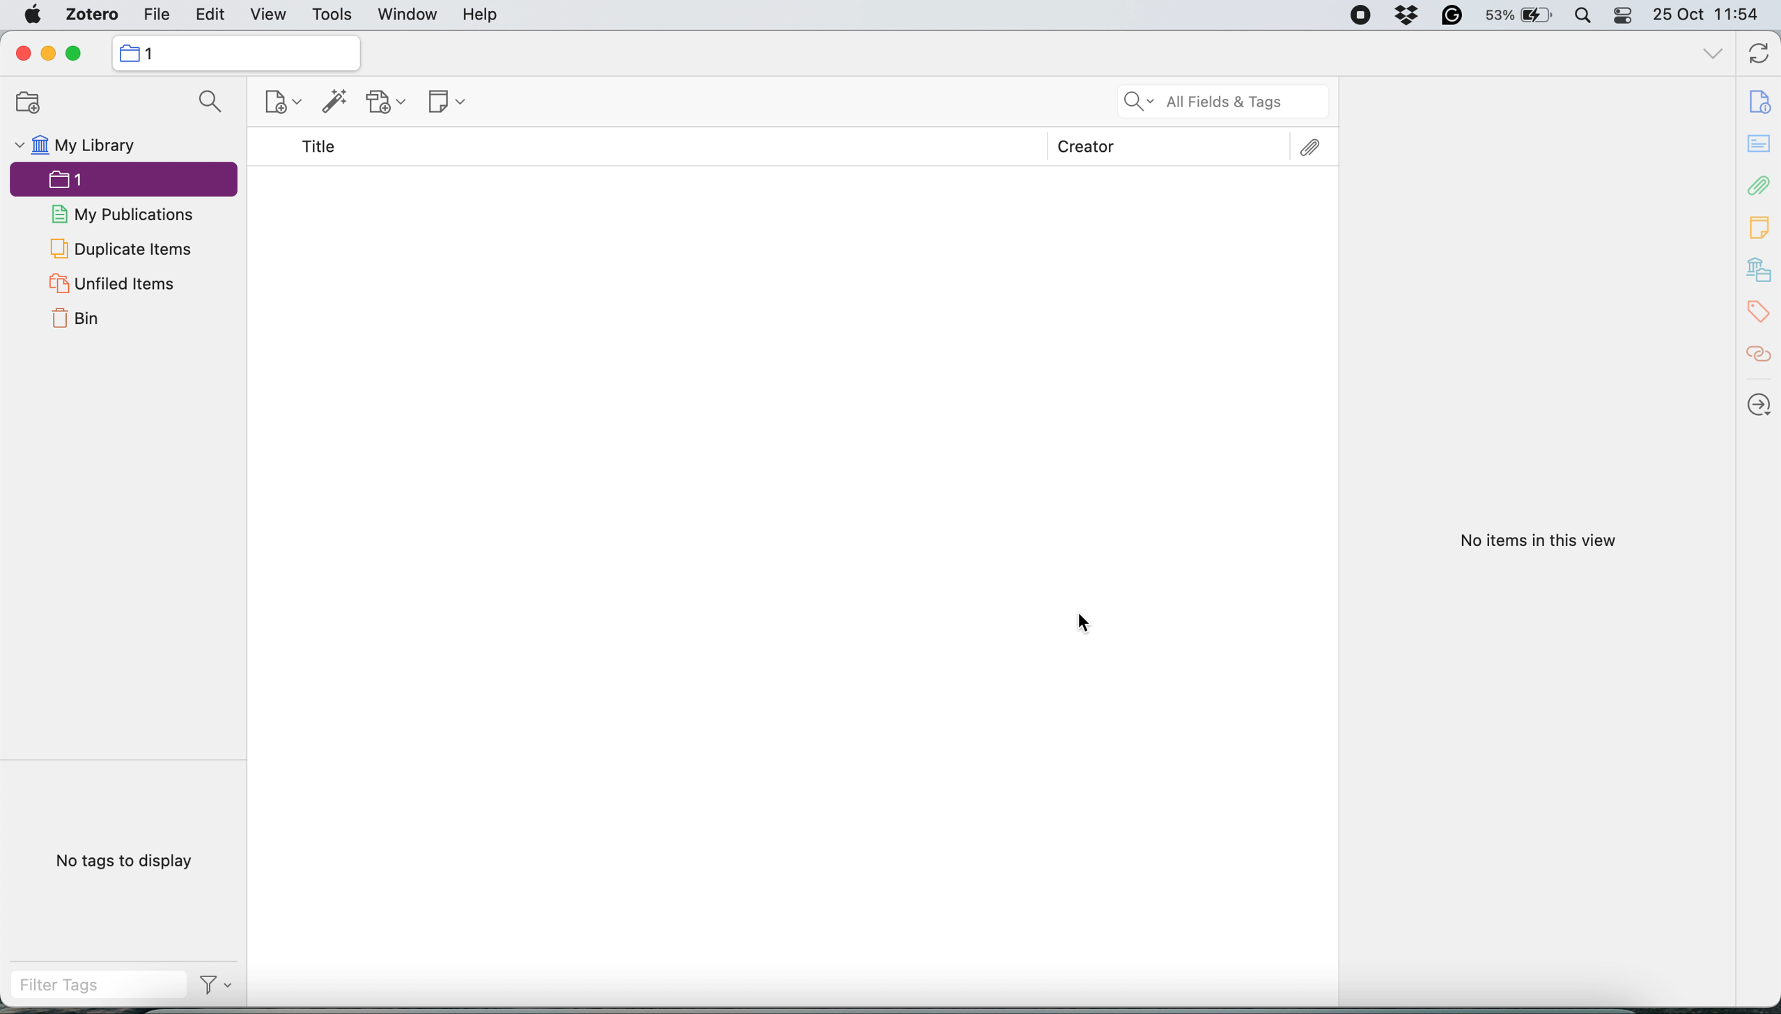  Describe the element at coordinates (208, 15) in the screenshot. I see `edit` at that location.